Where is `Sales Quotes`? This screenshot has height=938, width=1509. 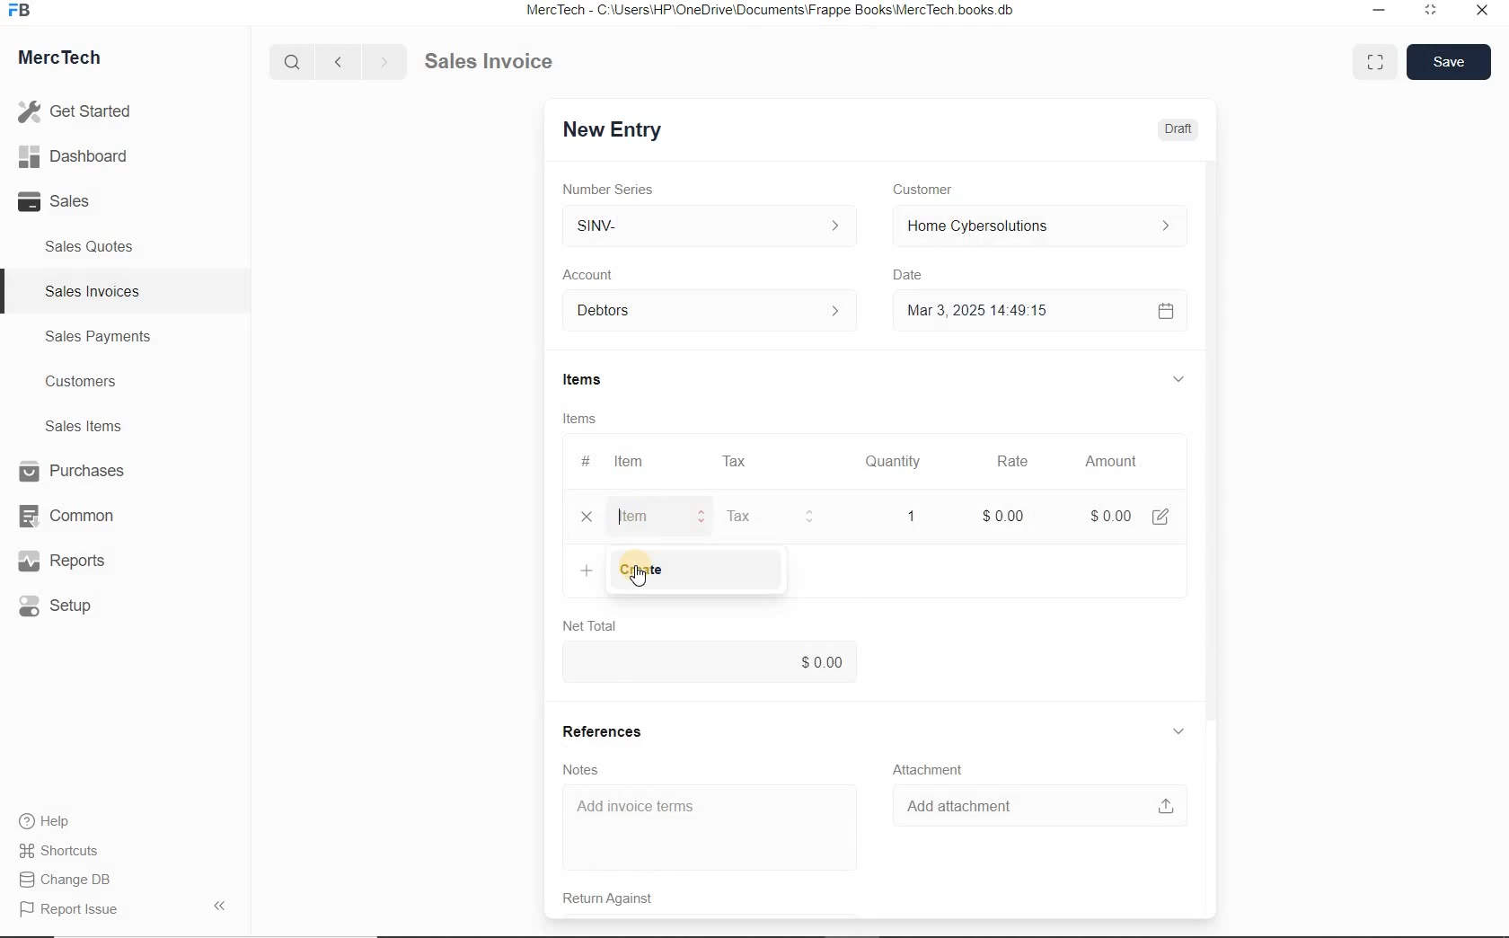 Sales Quotes is located at coordinates (93, 246).